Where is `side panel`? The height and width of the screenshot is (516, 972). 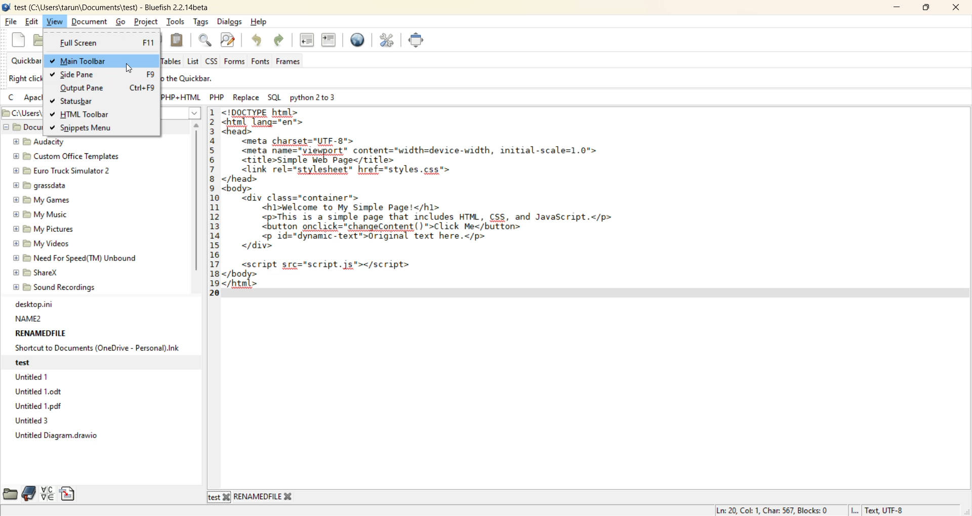 side panel is located at coordinates (82, 75).